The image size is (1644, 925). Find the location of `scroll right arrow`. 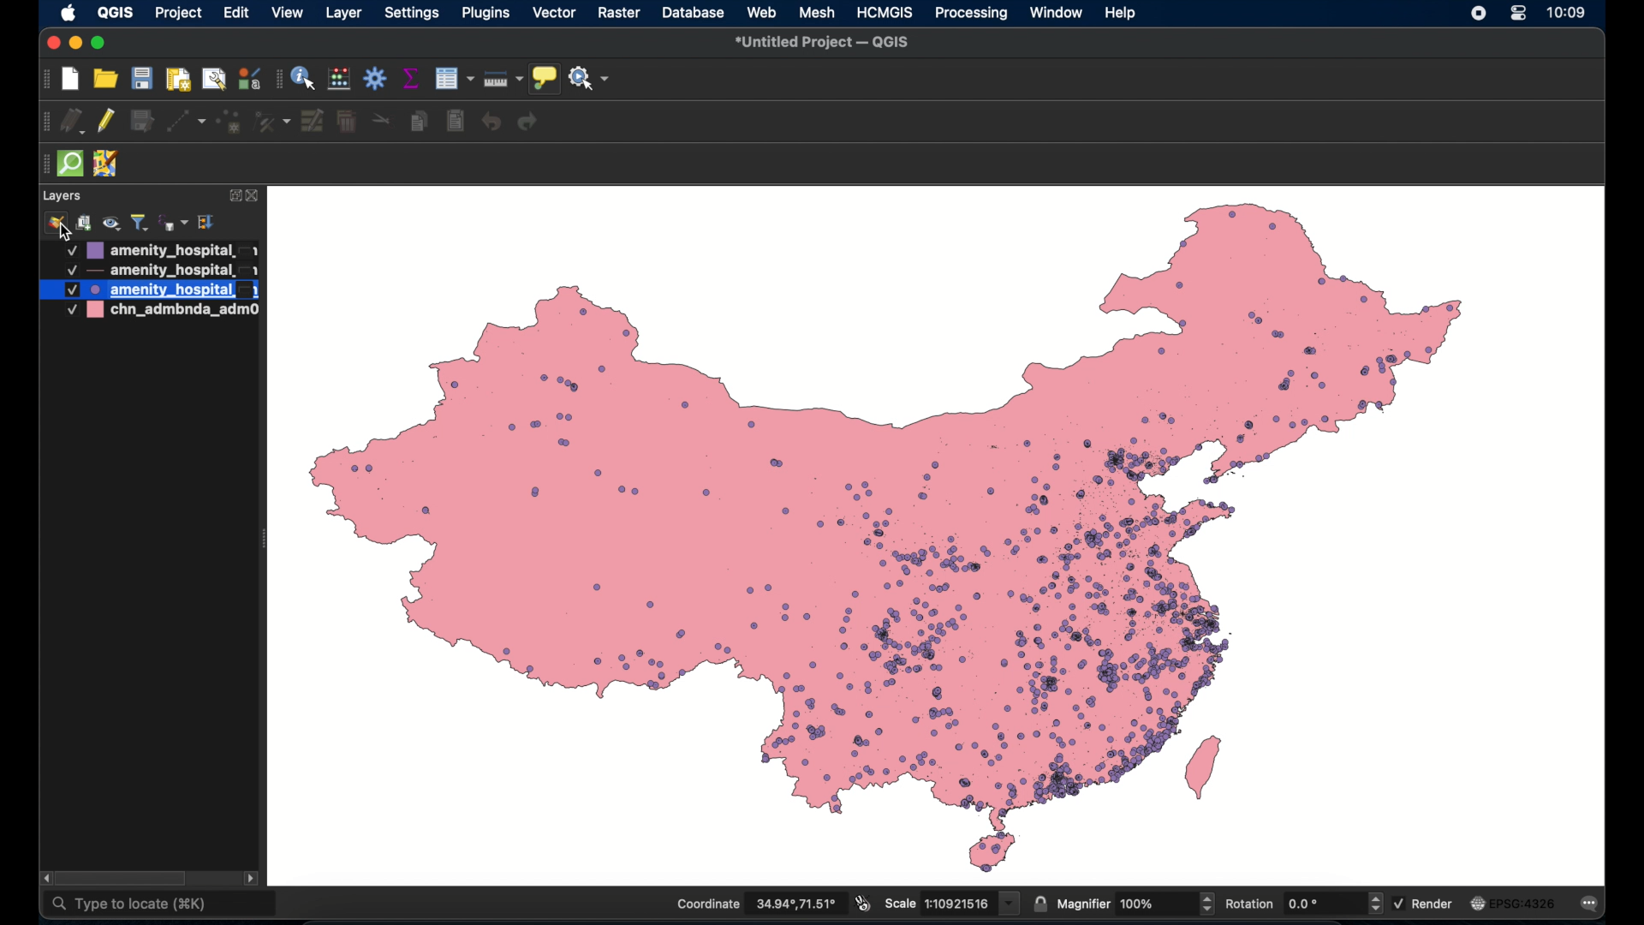

scroll right arrow is located at coordinates (253, 879).